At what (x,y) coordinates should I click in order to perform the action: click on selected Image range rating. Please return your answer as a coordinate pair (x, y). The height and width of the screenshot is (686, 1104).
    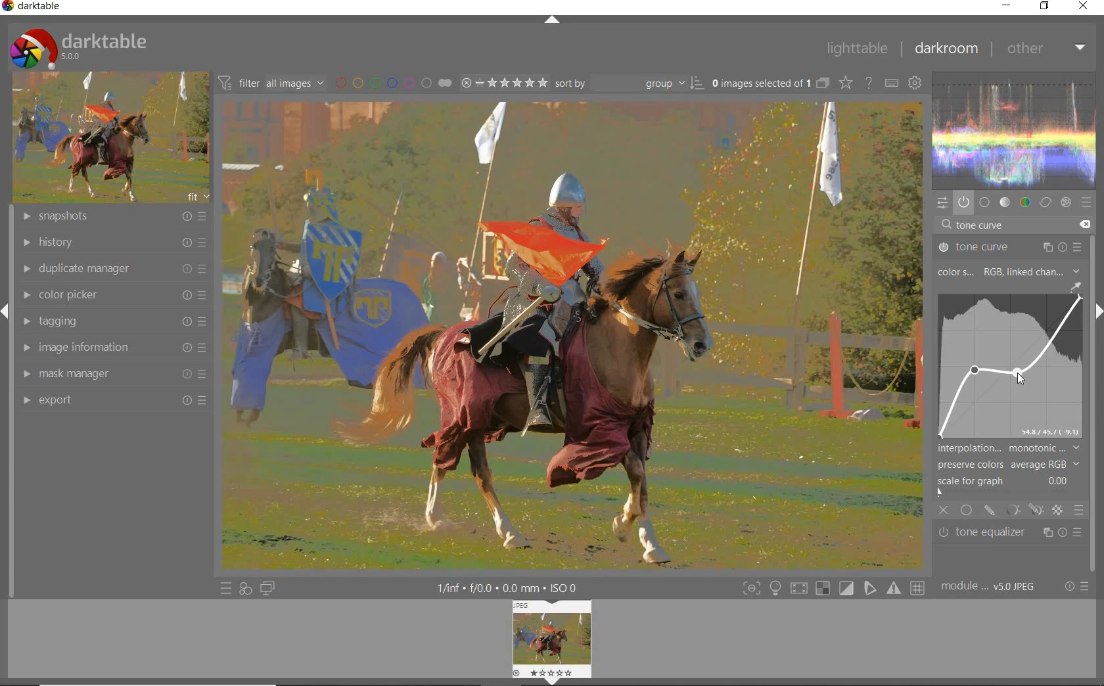
    Looking at the image, I should click on (503, 83).